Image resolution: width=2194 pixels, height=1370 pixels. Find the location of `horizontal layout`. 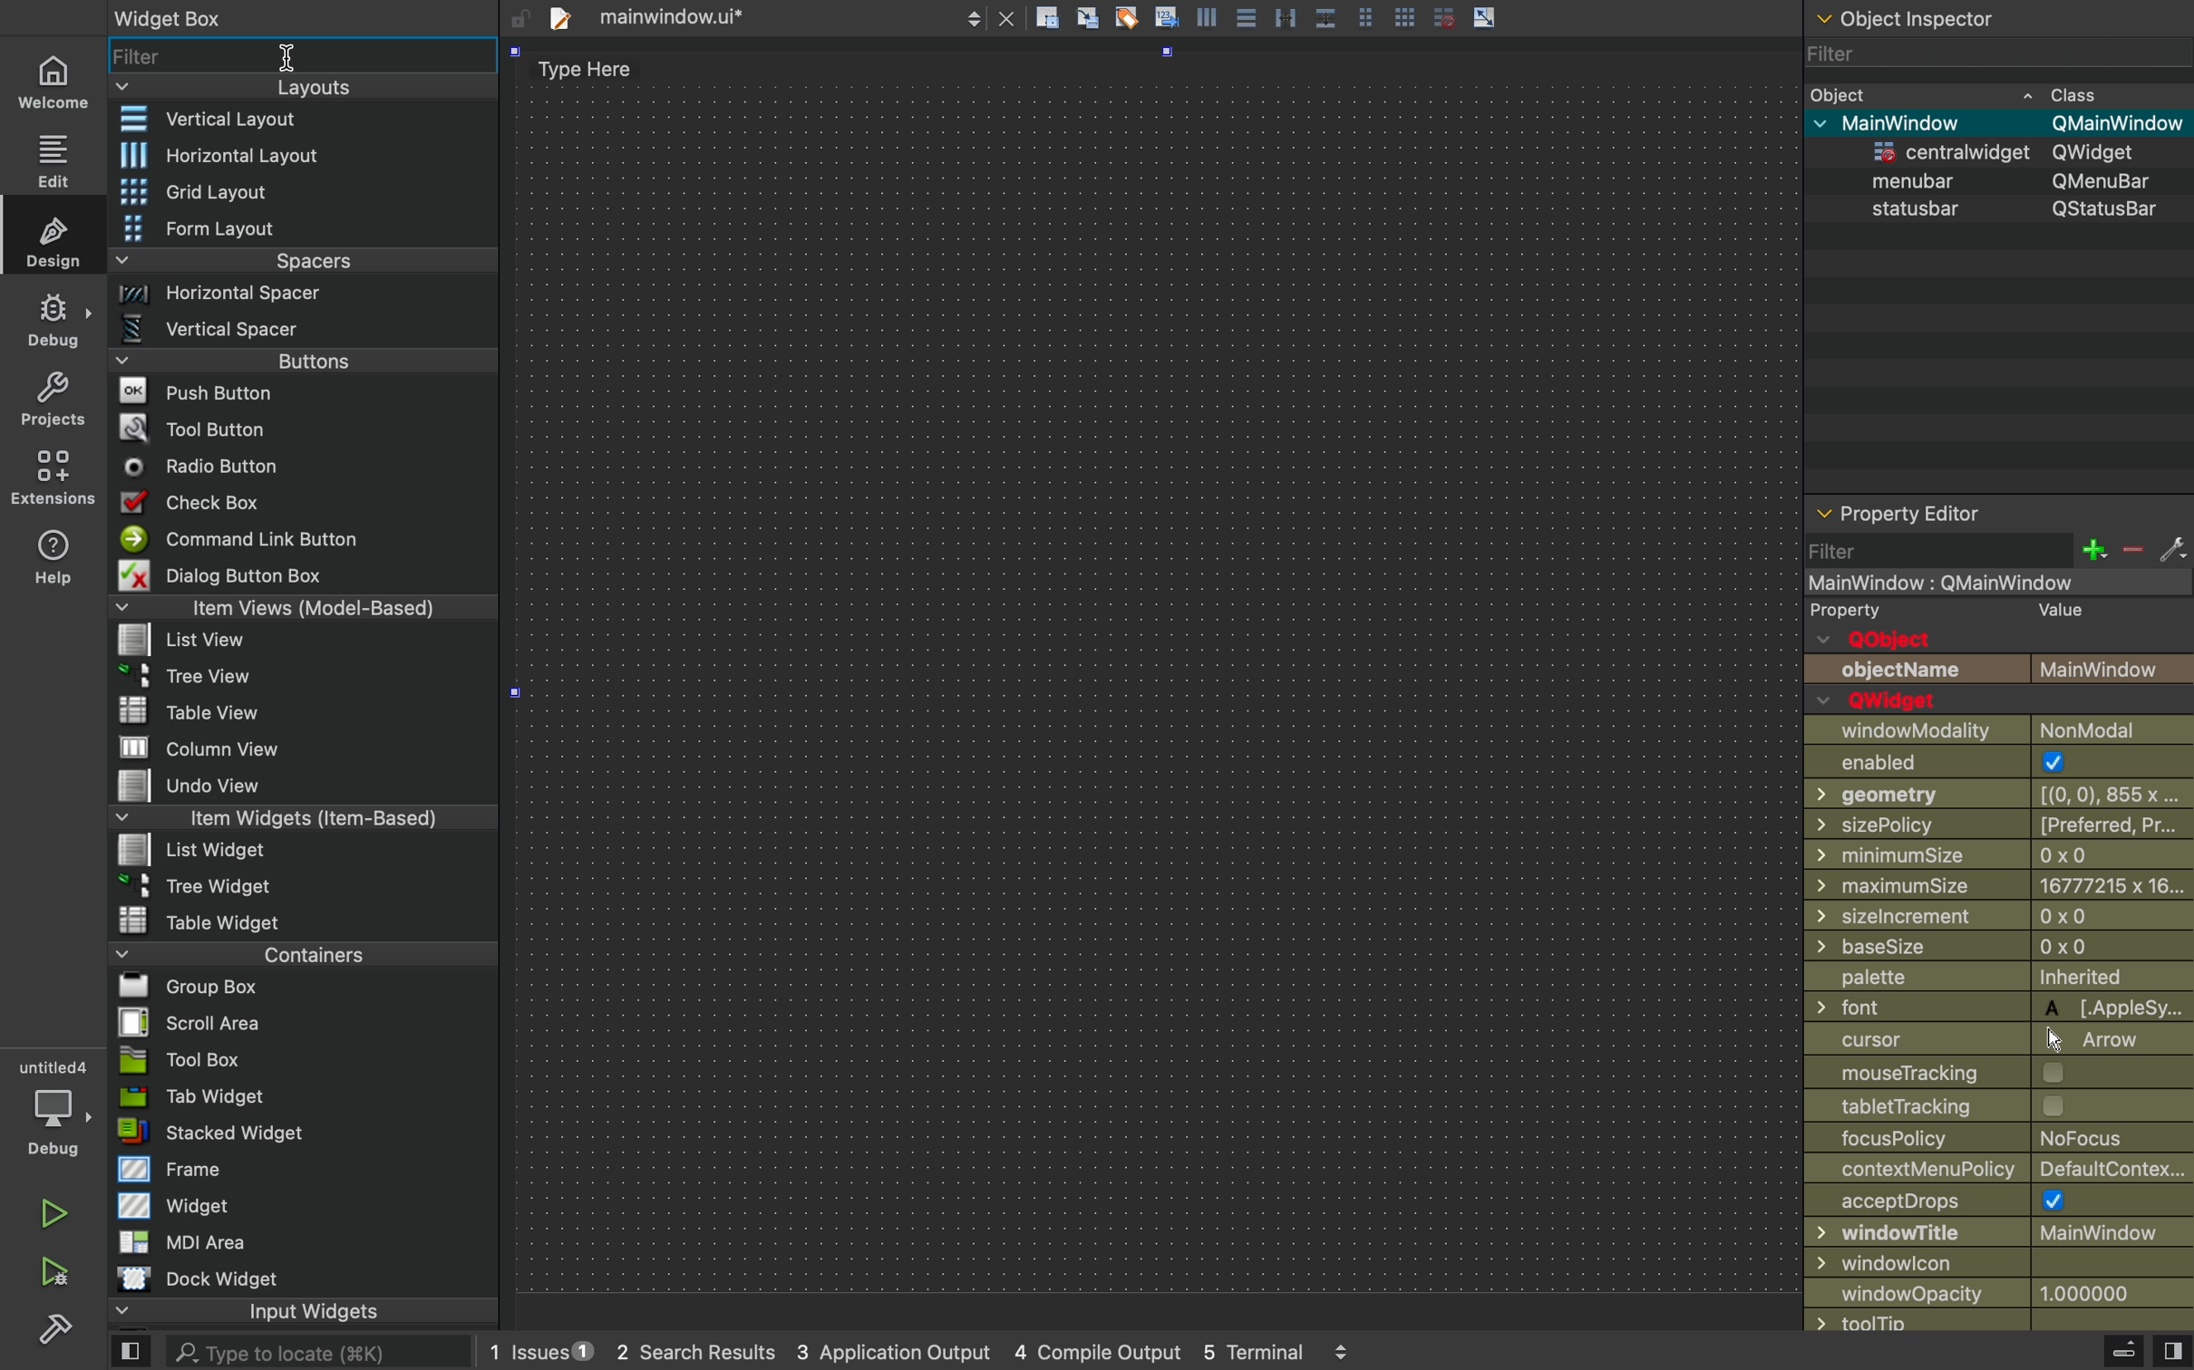

horizontal layout is located at coordinates (300, 154).